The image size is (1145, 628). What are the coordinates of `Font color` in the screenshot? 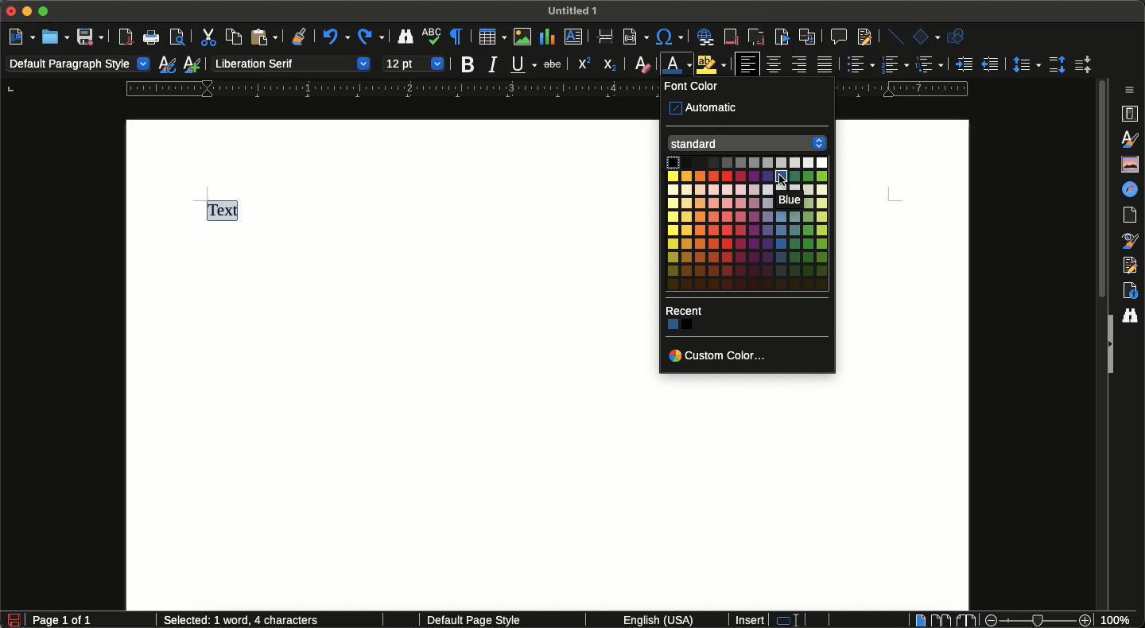 It's located at (695, 87).